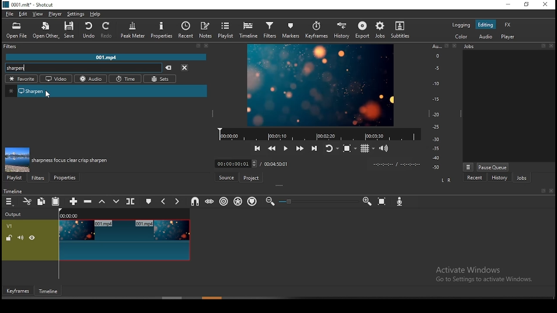 The height and width of the screenshot is (313, 557). Describe the element at coordinates (508, 24) in the screenshot. I see `fx` at that location.